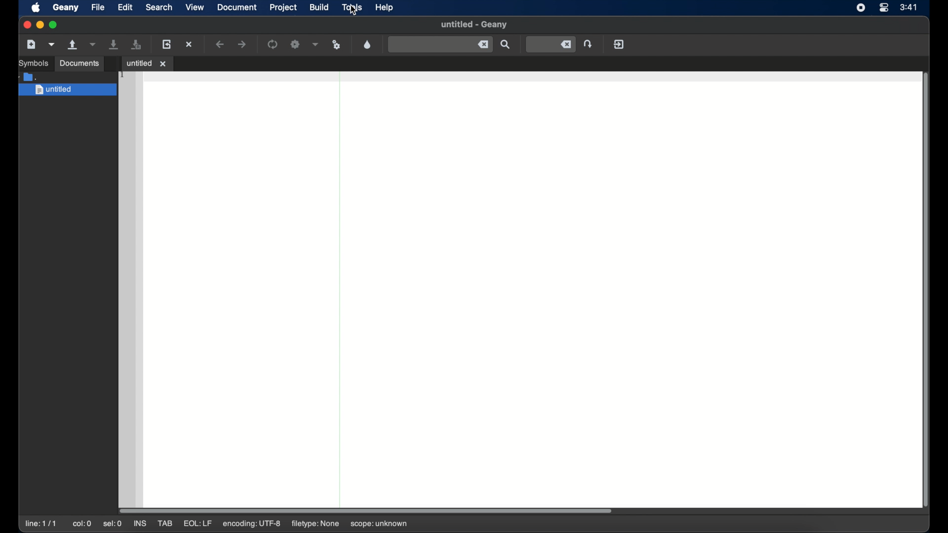 The image size is (948, 533). Describe the element at coordinates (52, 45) in the screenshot. I see `create a new file from template` at that location.